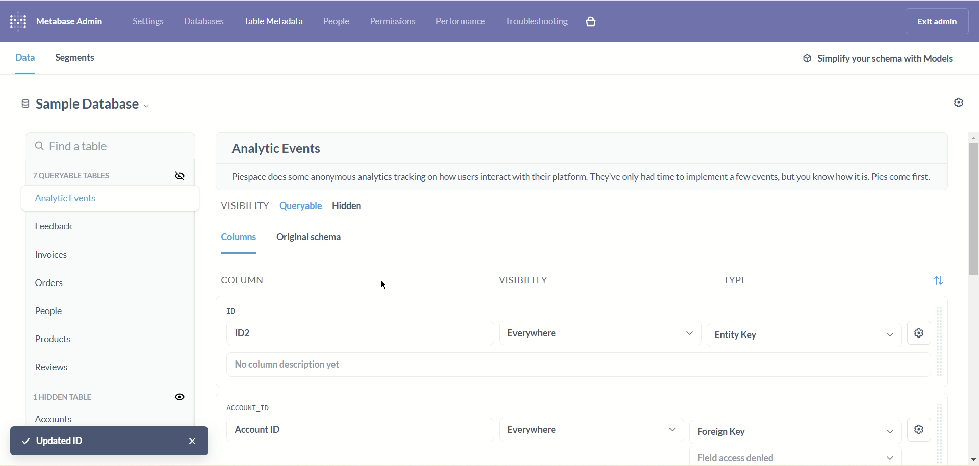  Describe the element at coordinates (179, 396) in the screenshot. I see `Unhide all` at that location.